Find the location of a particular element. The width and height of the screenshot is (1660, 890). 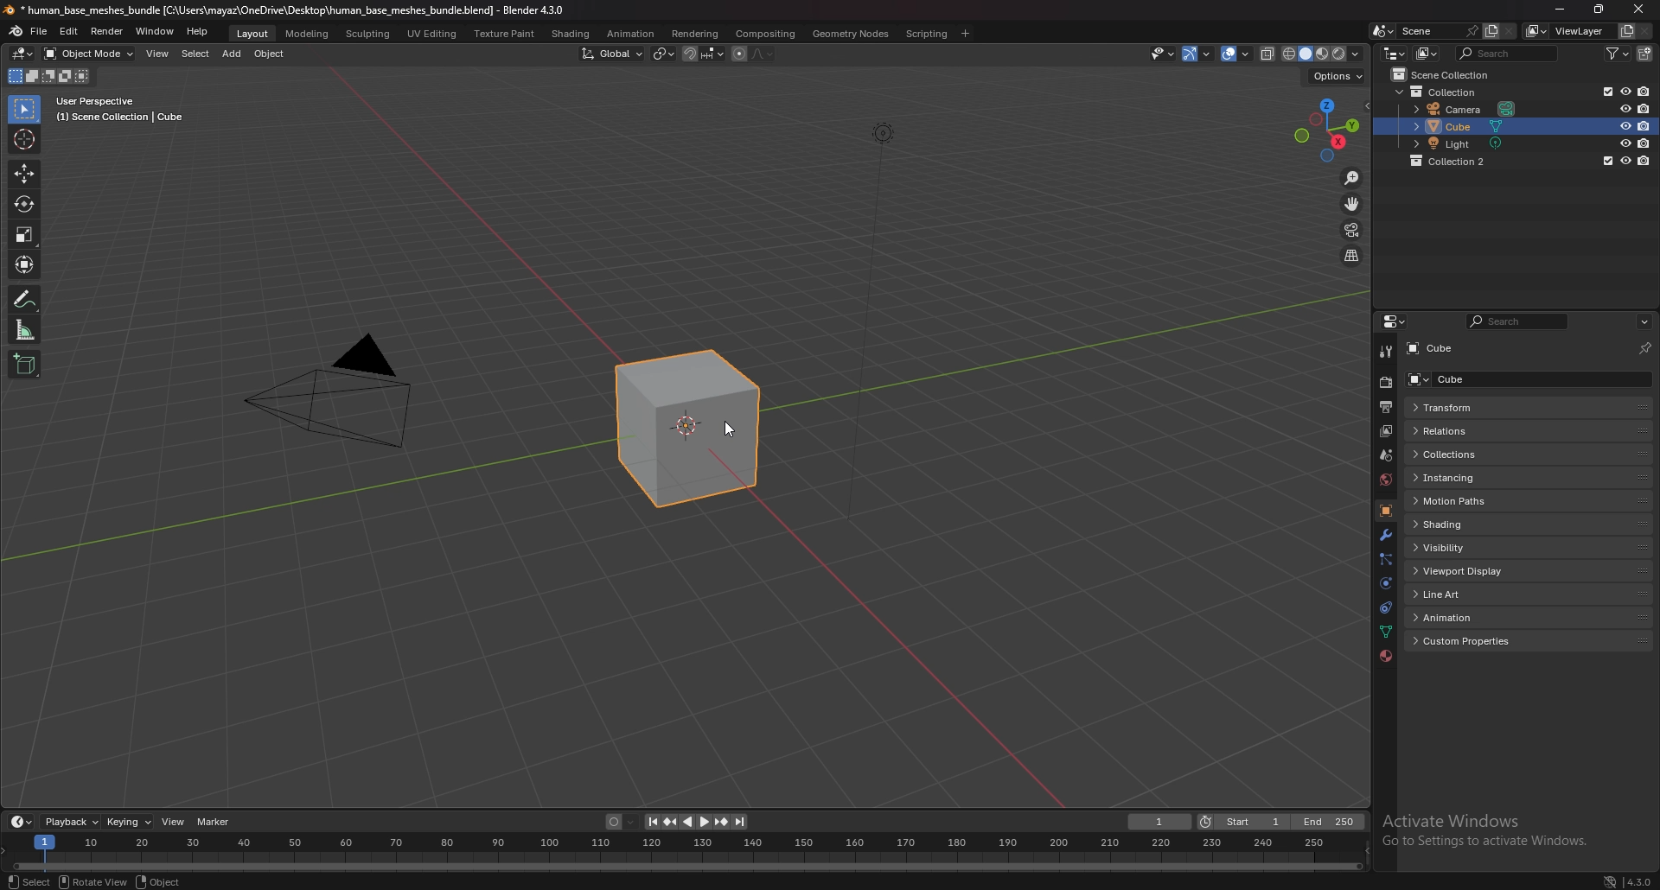

search is located at coordinates (1510, 53).